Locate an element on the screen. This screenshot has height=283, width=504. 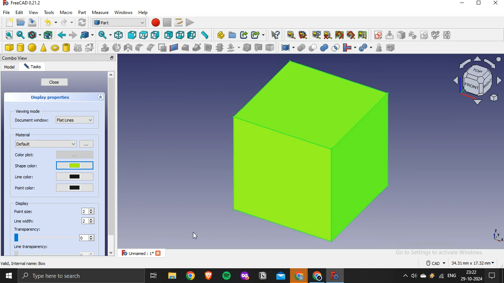
color plot is located at coordinates (53, 154).